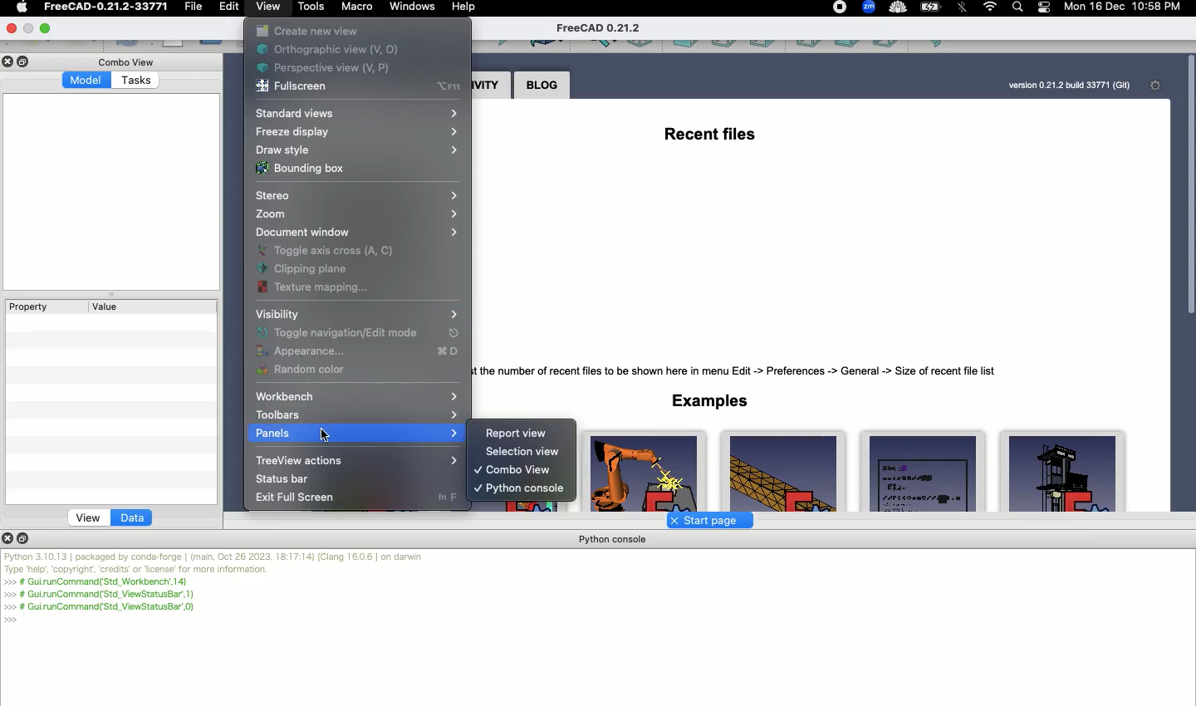 The image size is (1196, 706). I want to click on Combo view, so click(131, 61).